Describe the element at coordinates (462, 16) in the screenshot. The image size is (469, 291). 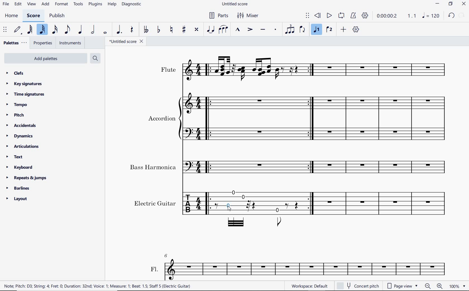
I see `restore down` at that location.